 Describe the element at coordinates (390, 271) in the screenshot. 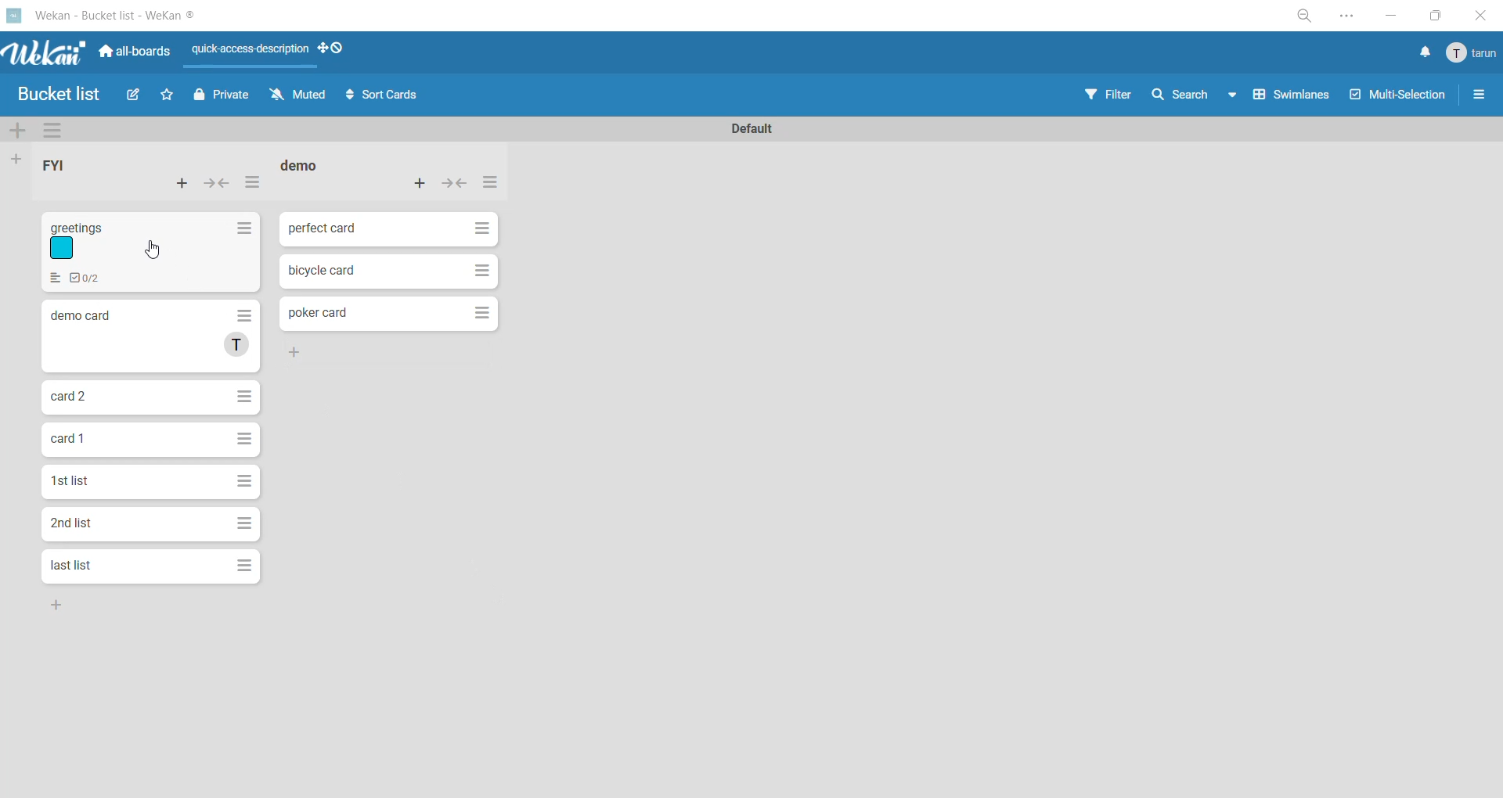

I see `Bicycle card` at that location.